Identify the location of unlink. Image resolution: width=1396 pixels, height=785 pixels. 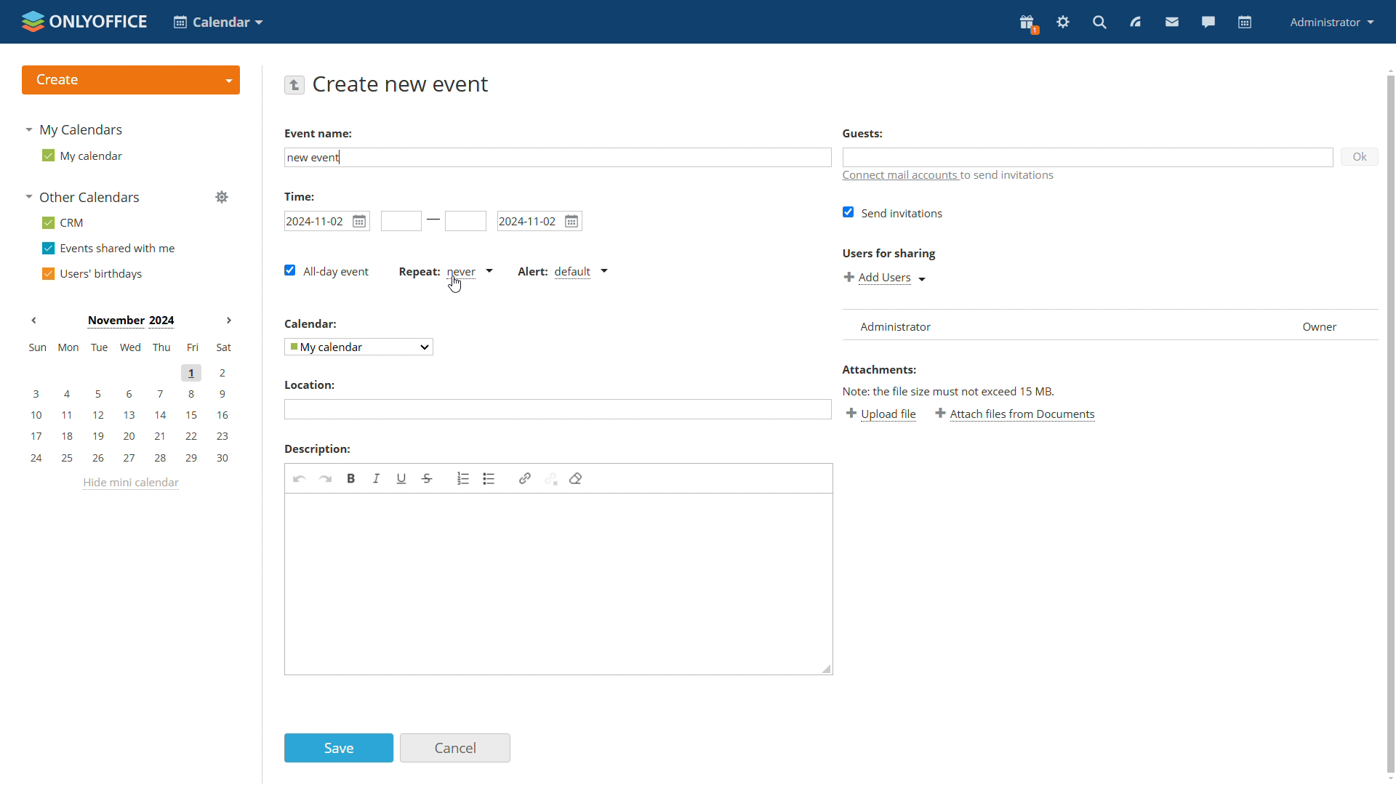
(552, 479).